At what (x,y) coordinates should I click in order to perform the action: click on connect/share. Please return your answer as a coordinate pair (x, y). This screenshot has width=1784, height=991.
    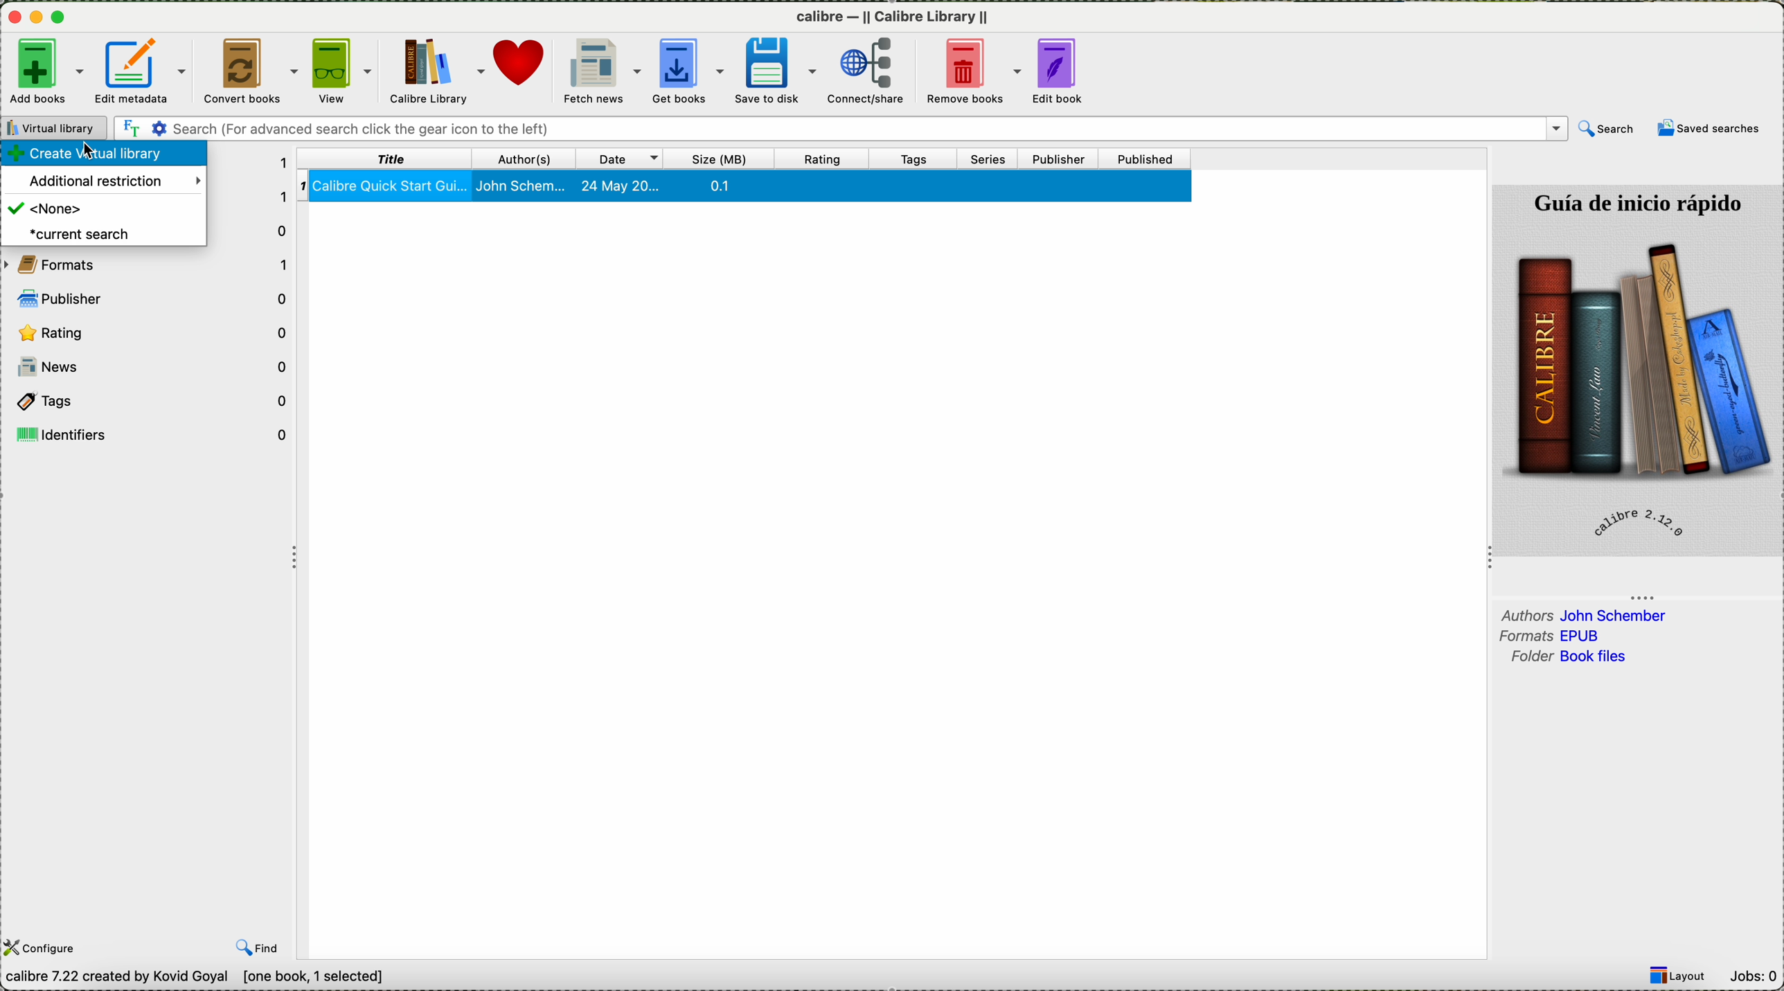
    Looking at the image, I should click on (875, 71).